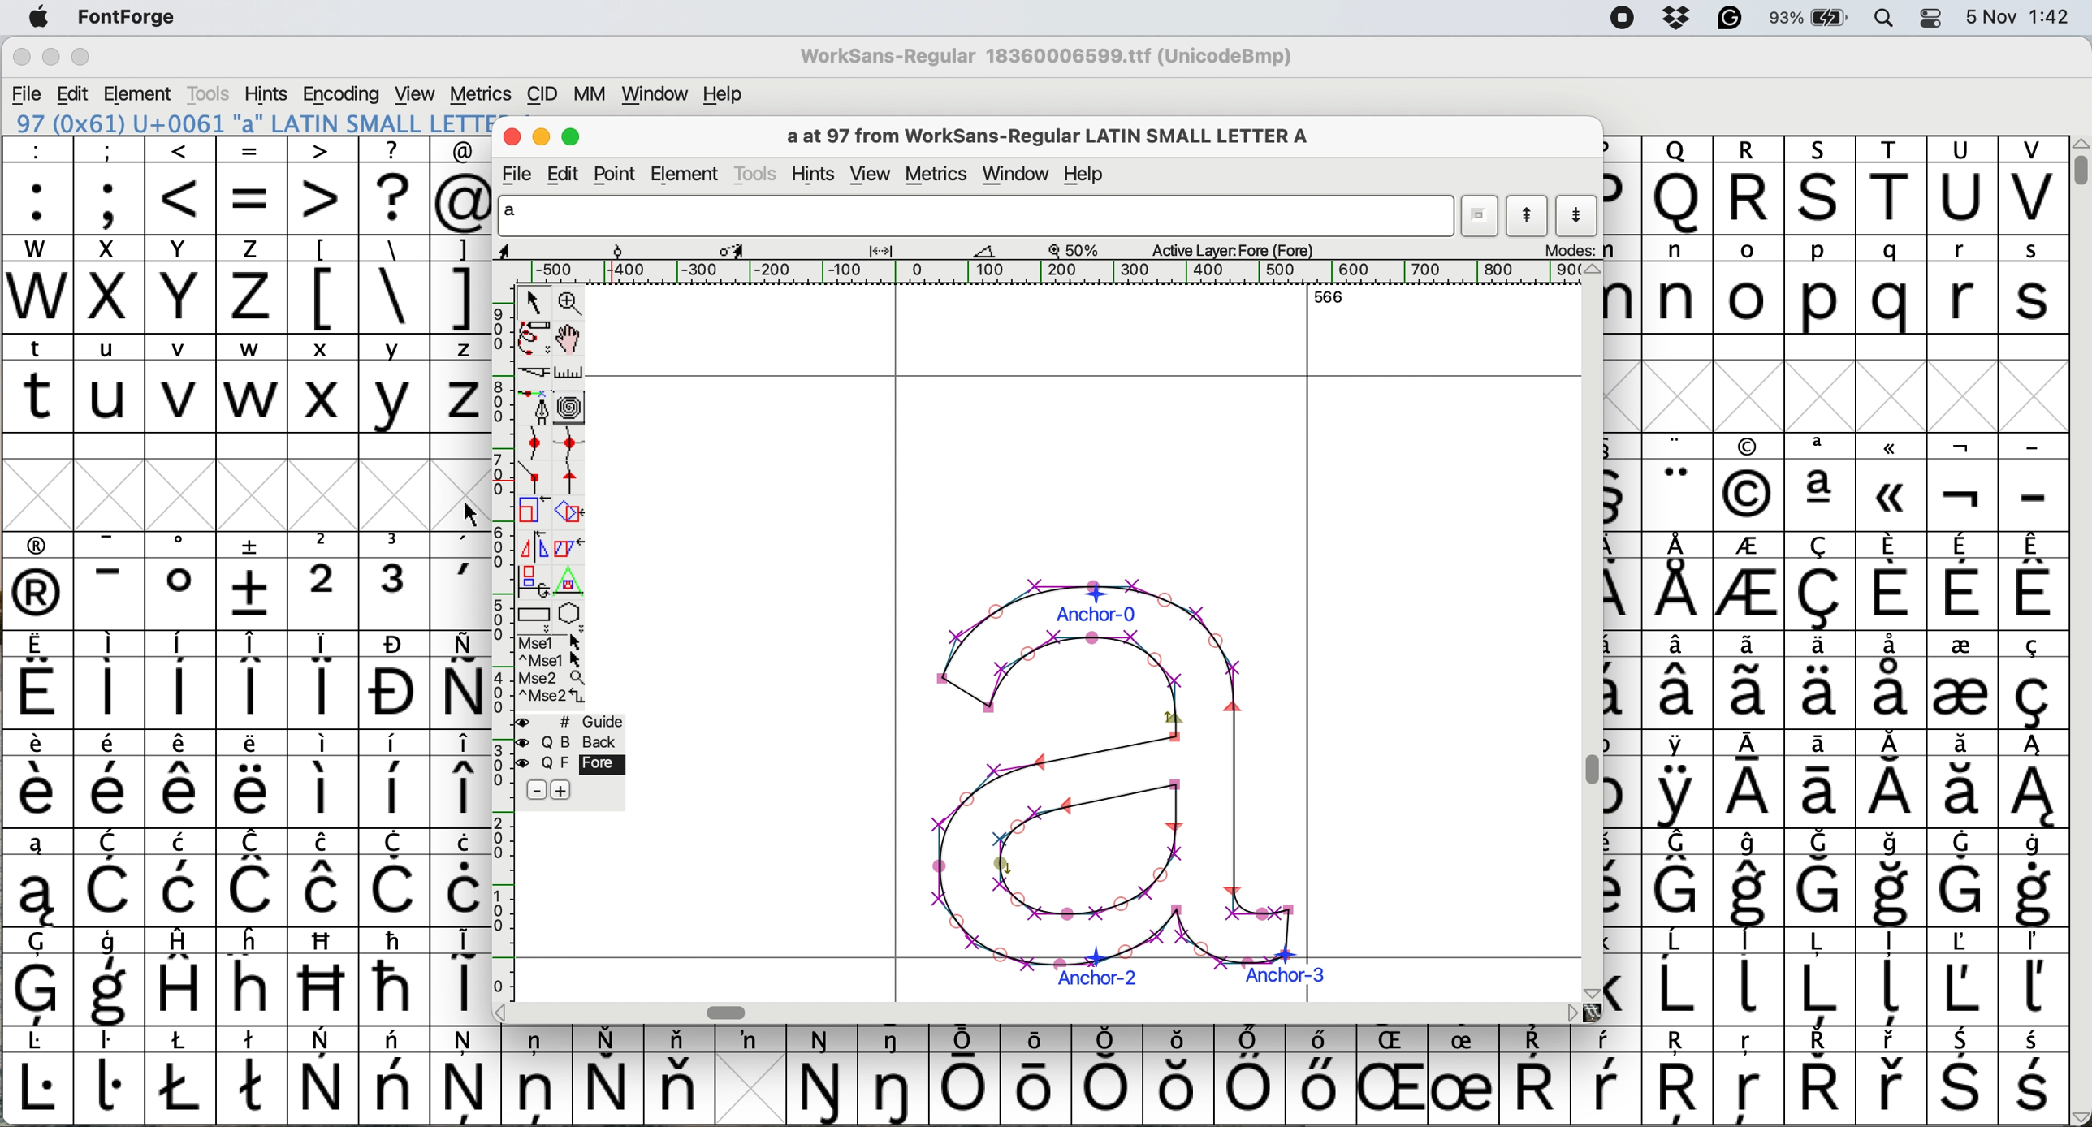 The height and width of the screenshot is (1127, 2092). I want to click on modes, so click(1568, 249).